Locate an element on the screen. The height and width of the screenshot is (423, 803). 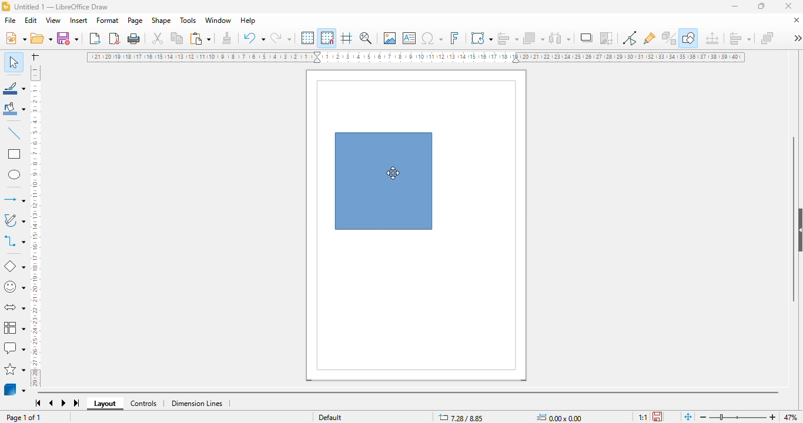
display grid is located at coordinates (308, 38).